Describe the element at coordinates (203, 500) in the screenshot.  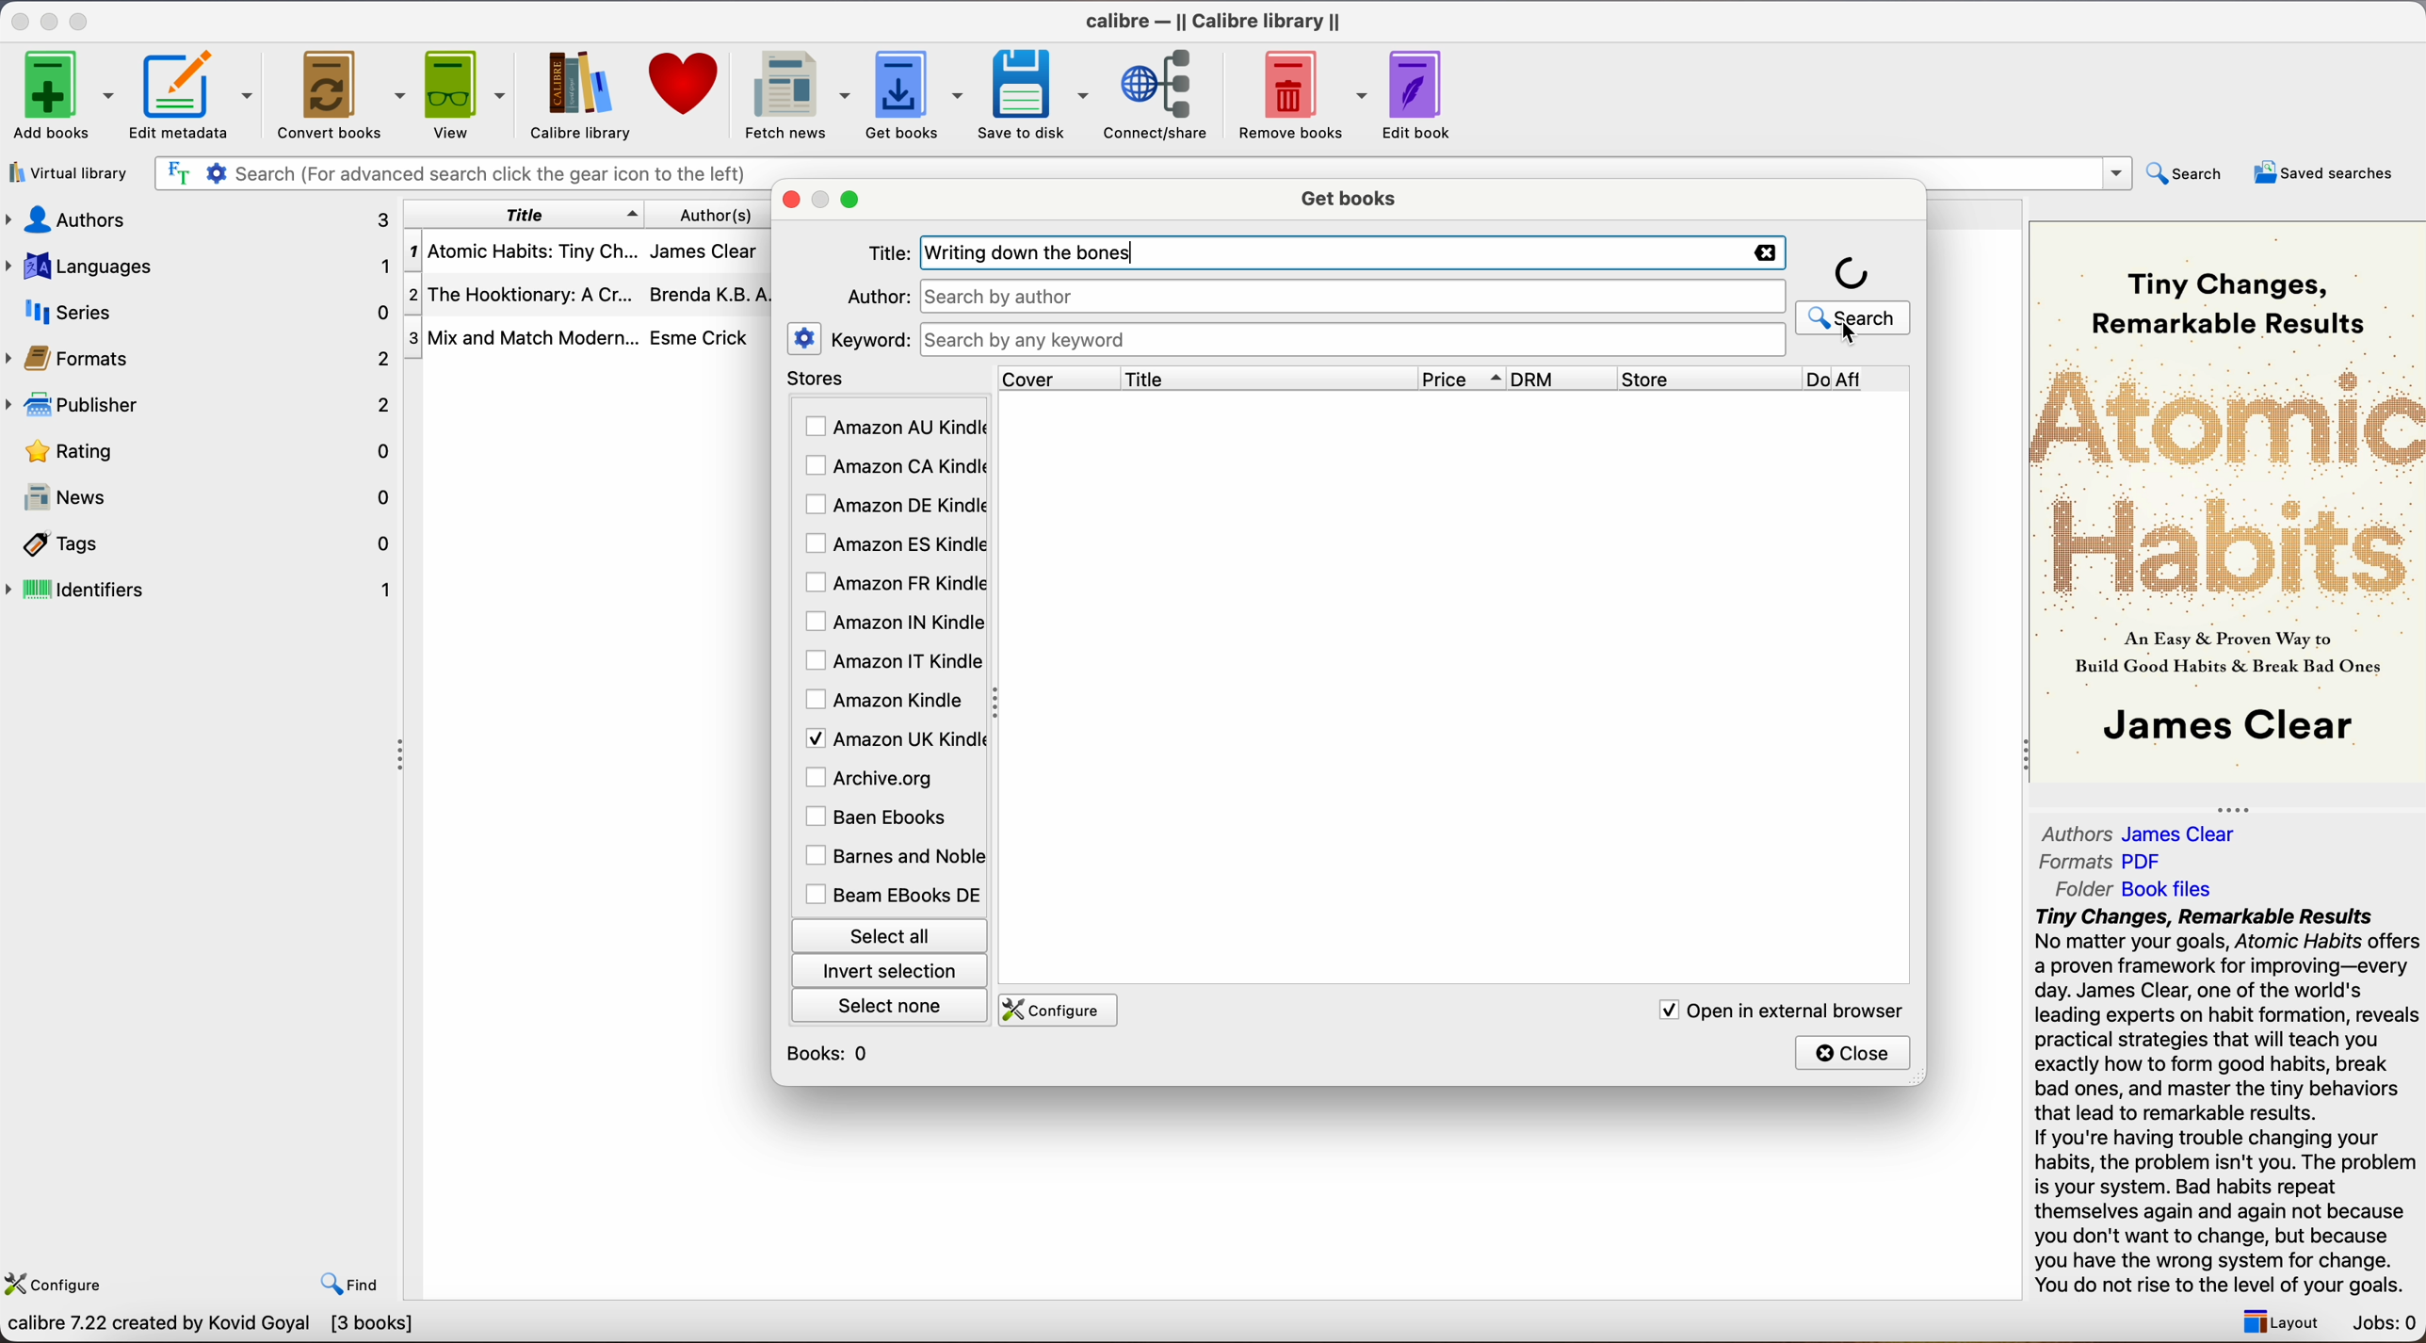
I see `news` at that location.